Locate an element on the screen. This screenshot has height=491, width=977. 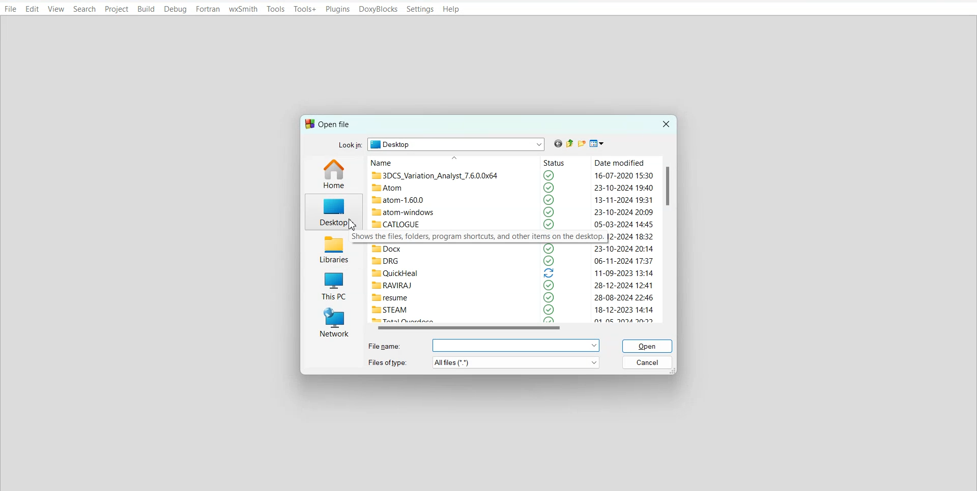
Home is located at coordinates (337, 172).